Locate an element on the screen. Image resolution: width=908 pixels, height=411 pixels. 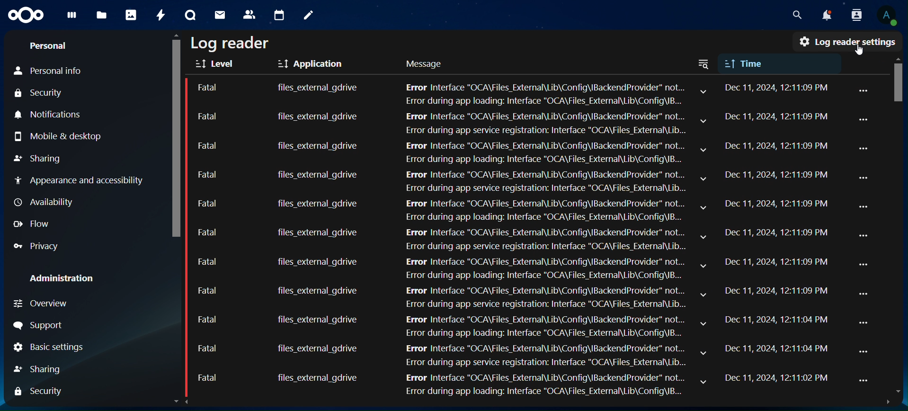
information about log level, application, it's message and time details is located at coordinates (515, 91).